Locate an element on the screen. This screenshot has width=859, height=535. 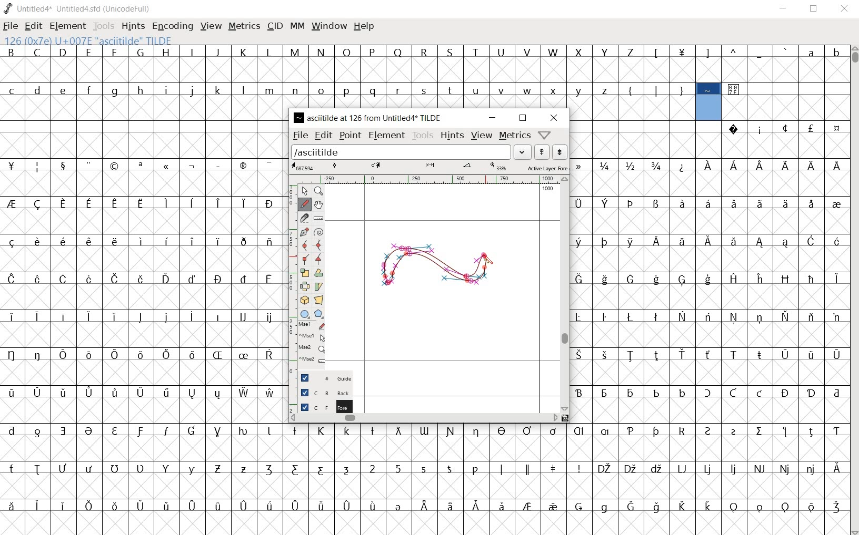
rectangle or ellipse is located at coordinates (304, 314).